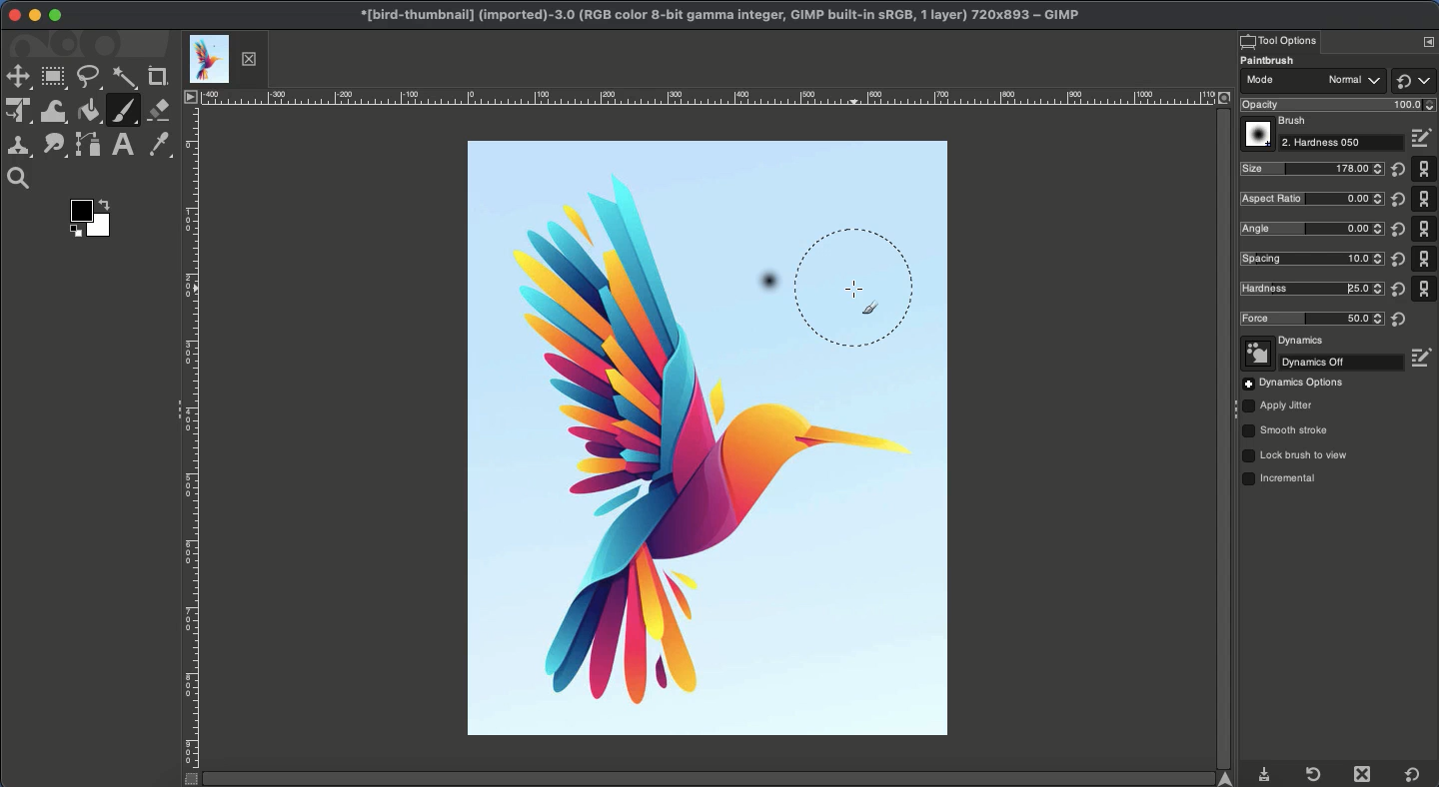 Image resolution: width=1439 pixels, height=787 pixels. I want to click on Lock , so click(1296, 455).